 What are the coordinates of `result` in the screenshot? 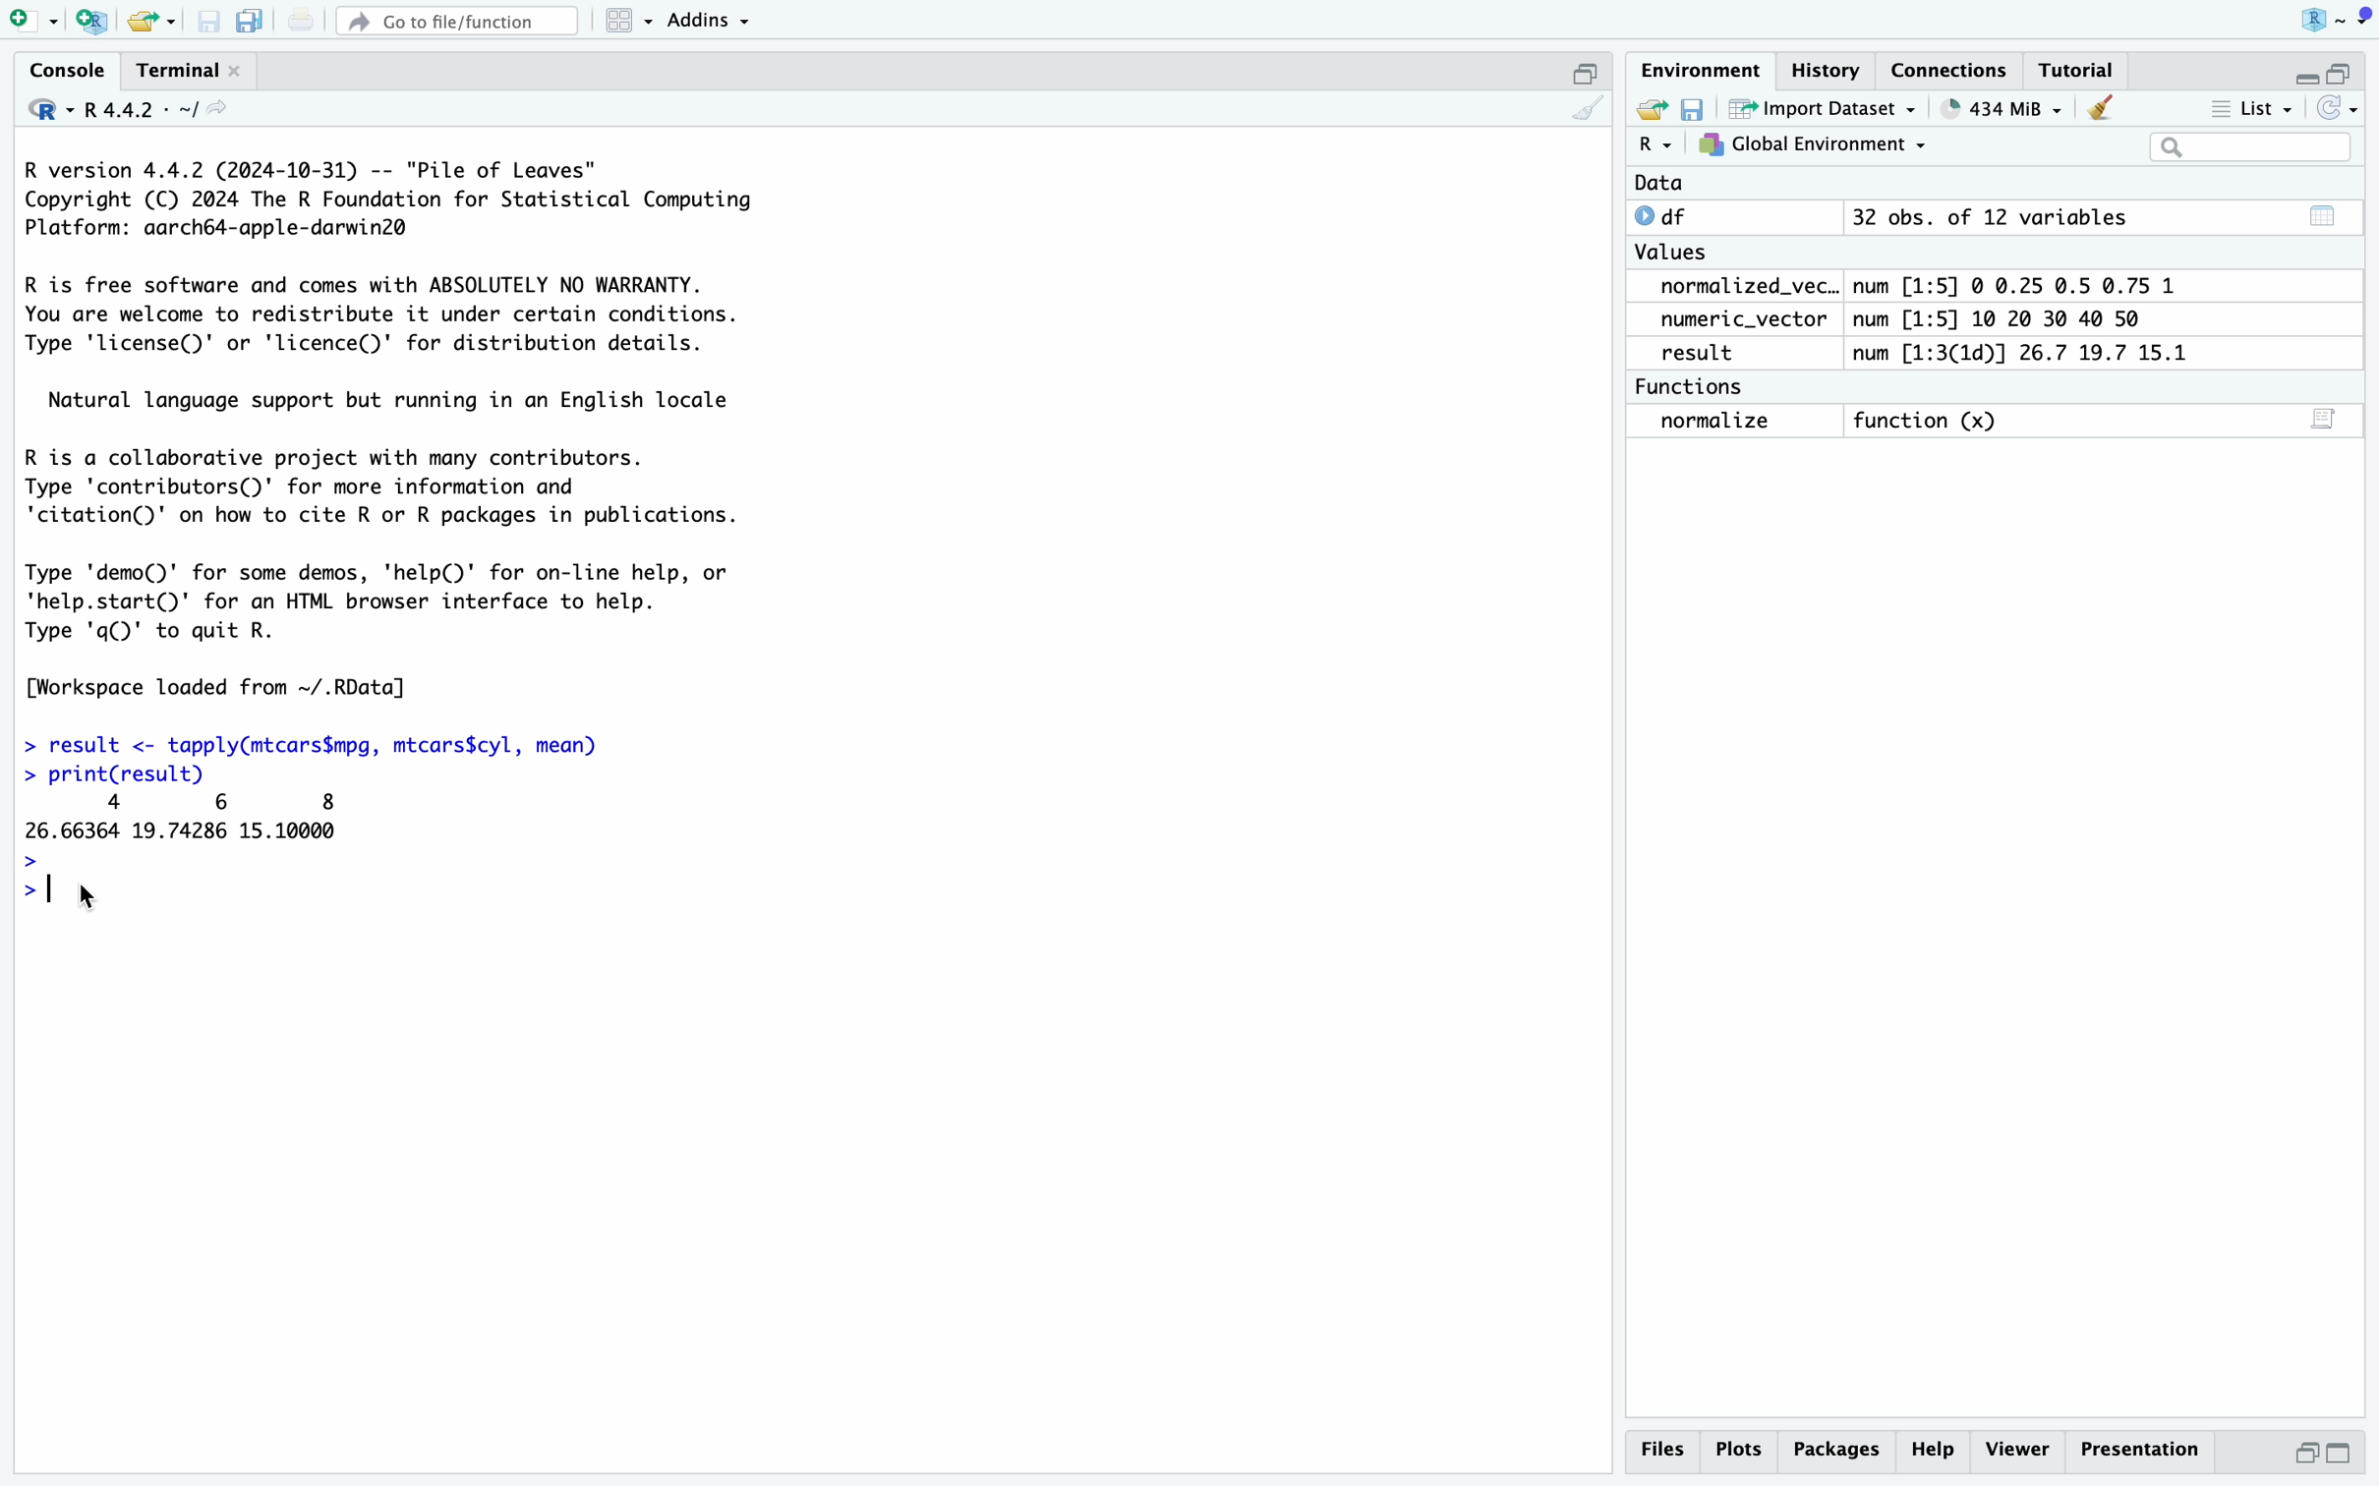 It's located at (1704, 352).